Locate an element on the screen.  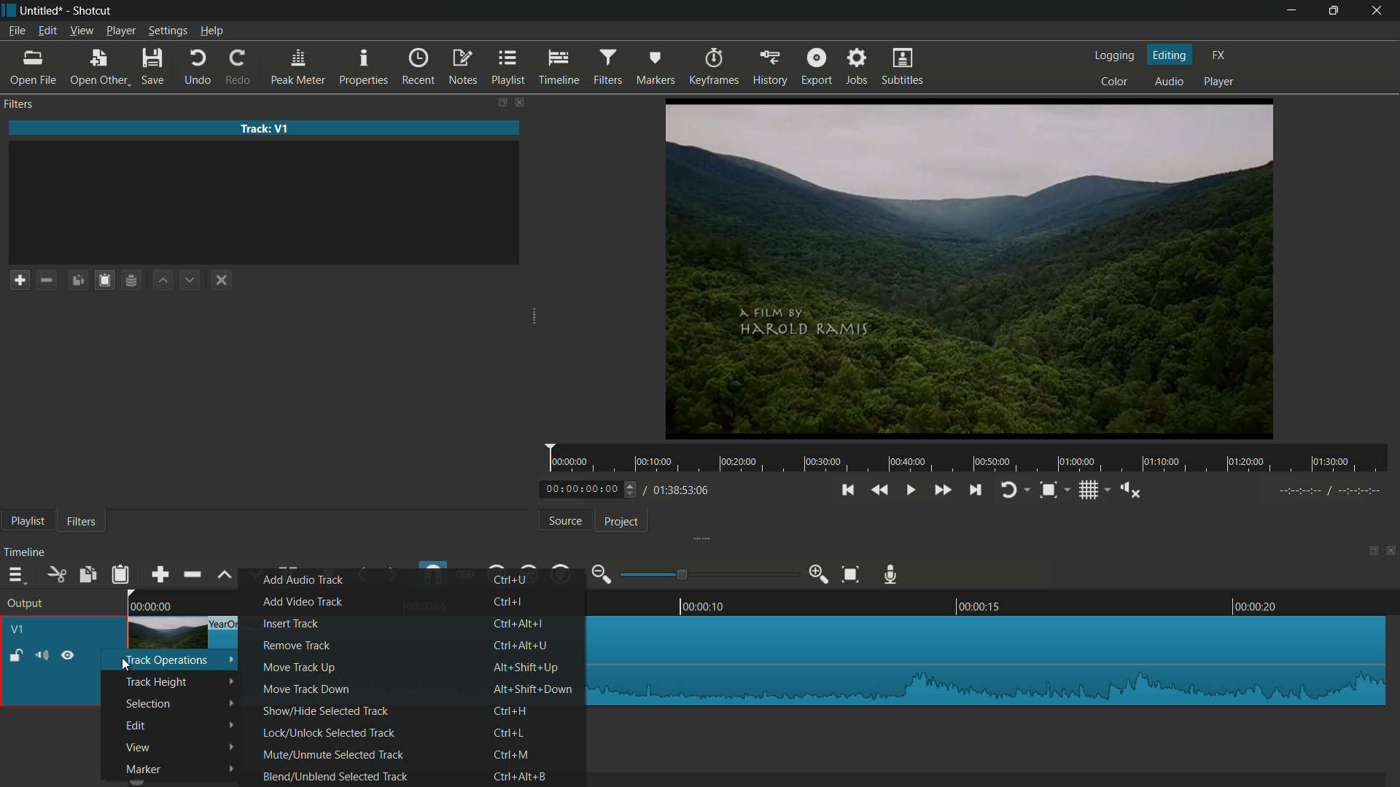
save filters is located at coordinates (106, 281).